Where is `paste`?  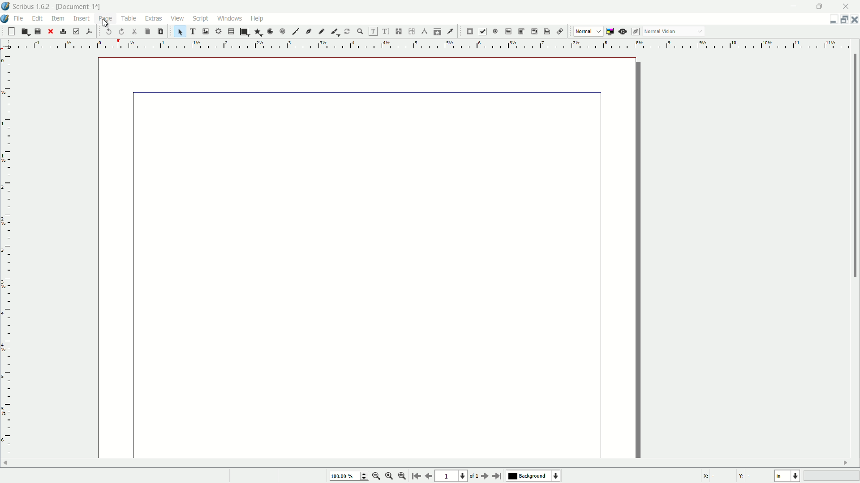 paste is located at coordinates (160, 31).